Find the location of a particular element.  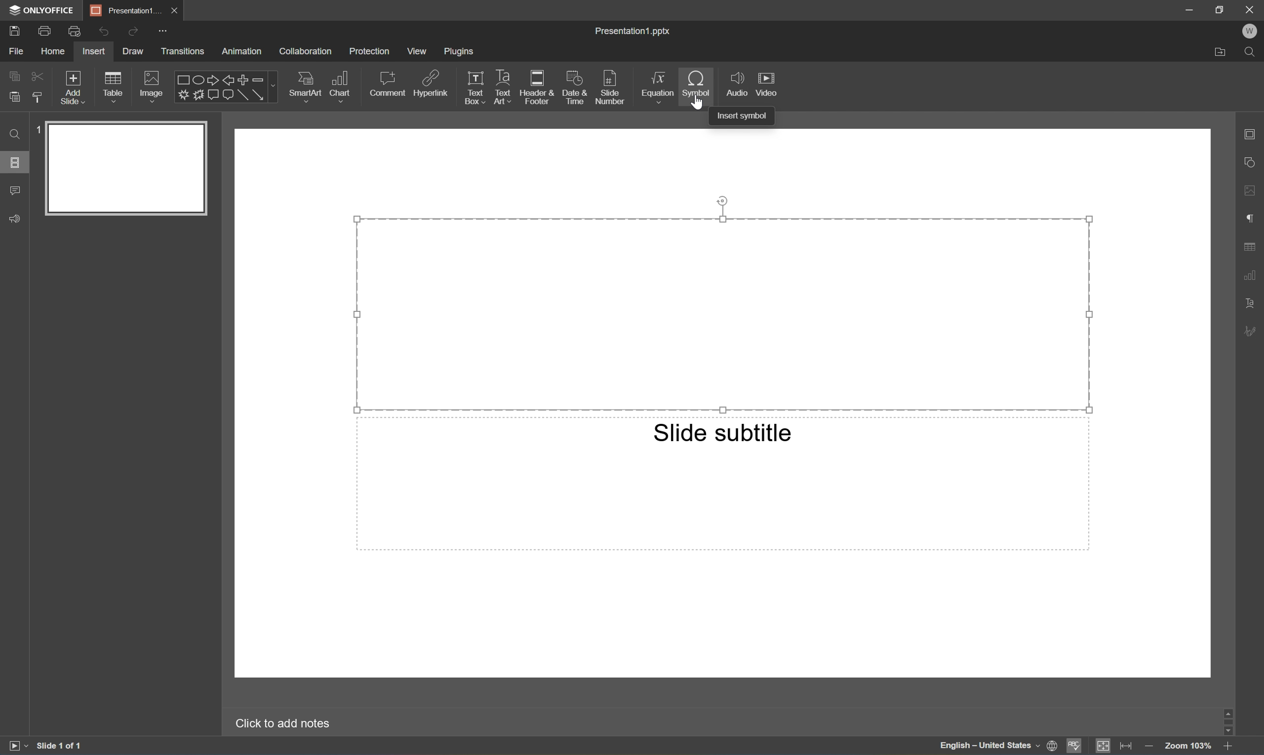

Text Art is located at coordinates (501, 86).